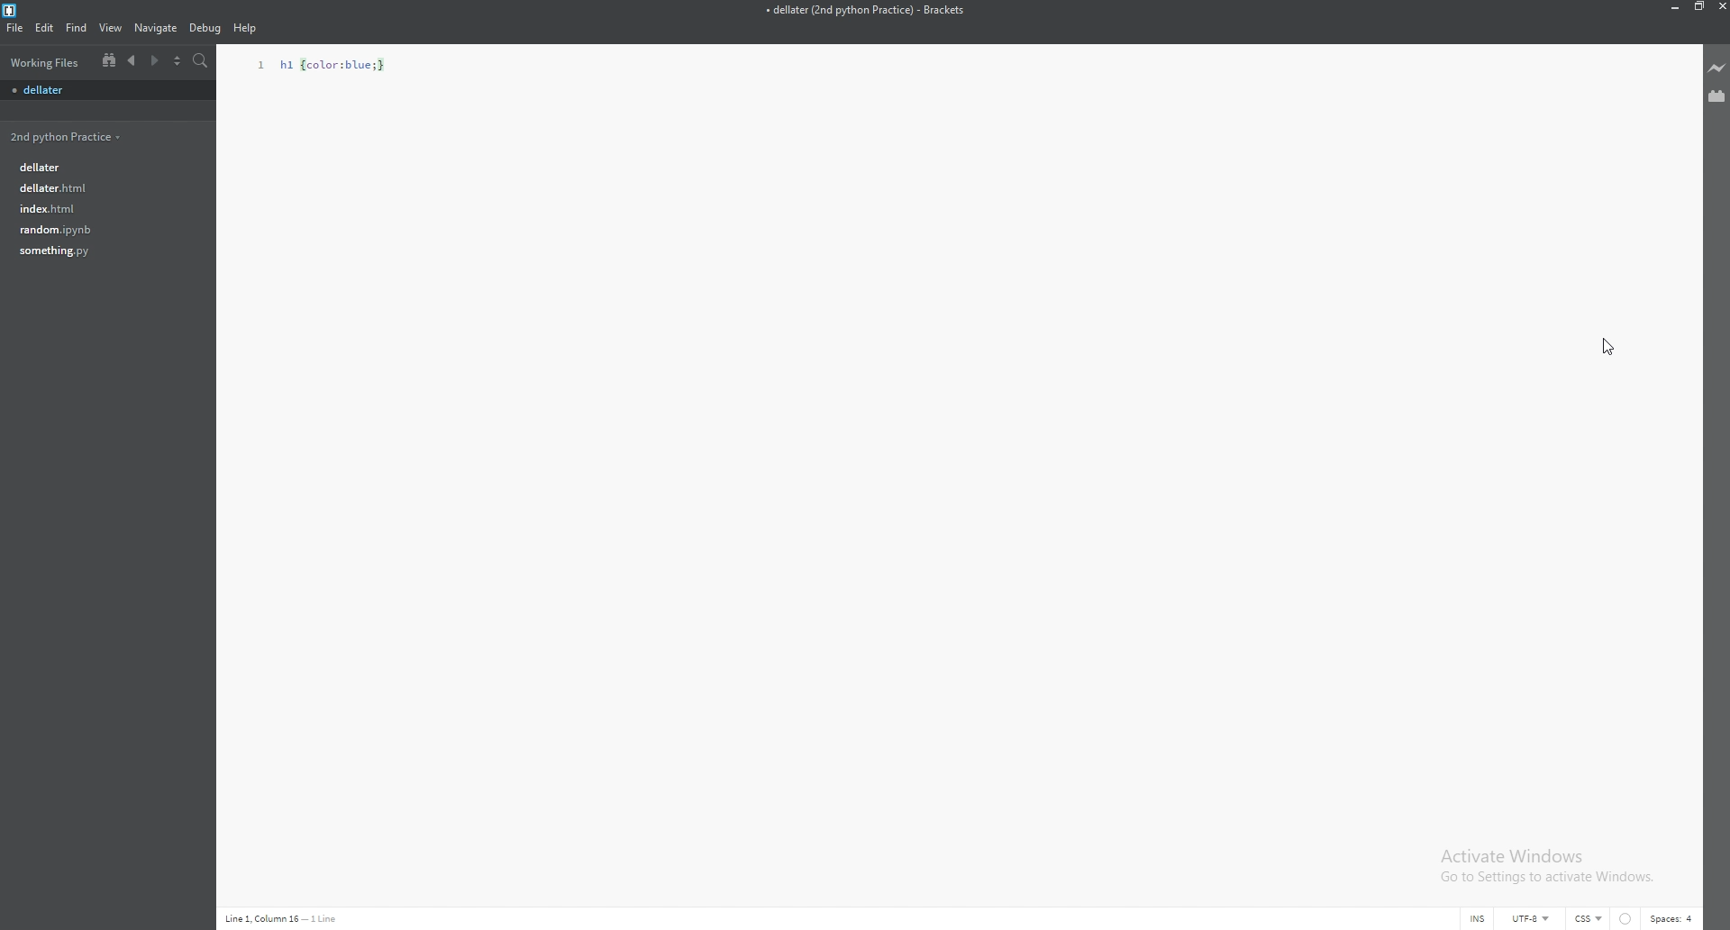 The height and width of the screenshot is (930, 1730). What do you see at coordinates (327, 64) in the screenshot?
I see `code` at bounding box center [327, 64].